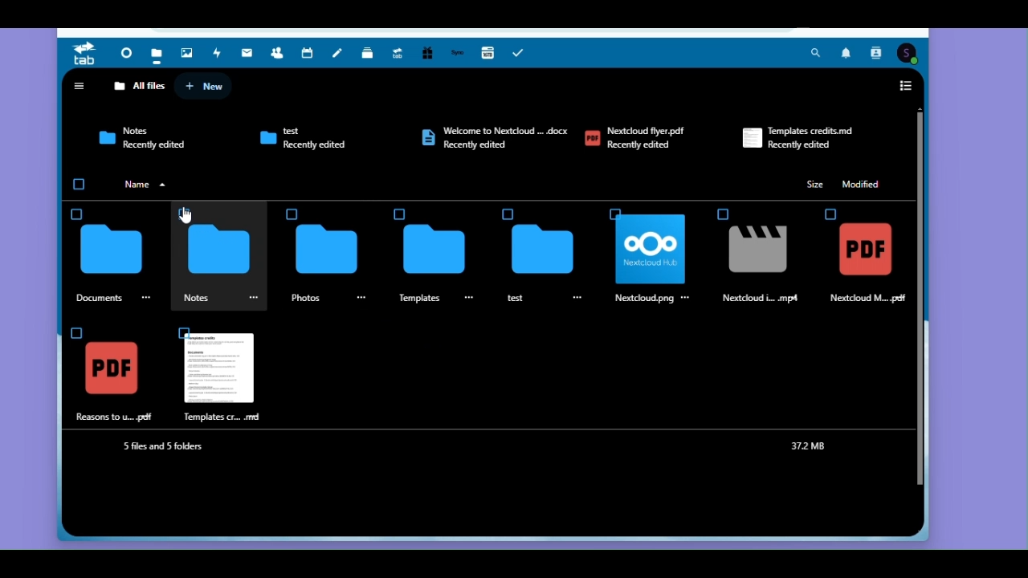 The width and height of the screenshot is (1028, 578). I want to click on Tasks, so click(522, 52).